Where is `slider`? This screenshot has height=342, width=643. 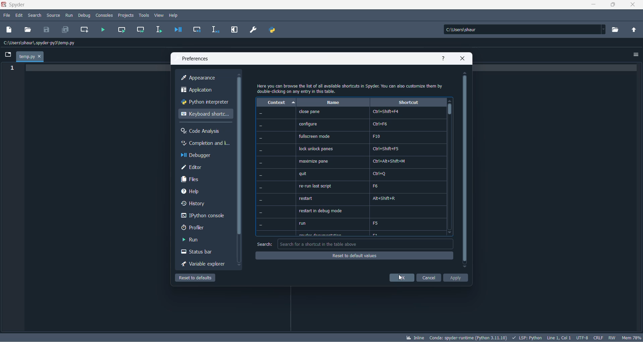 slider is located at coordinates (450, 111).